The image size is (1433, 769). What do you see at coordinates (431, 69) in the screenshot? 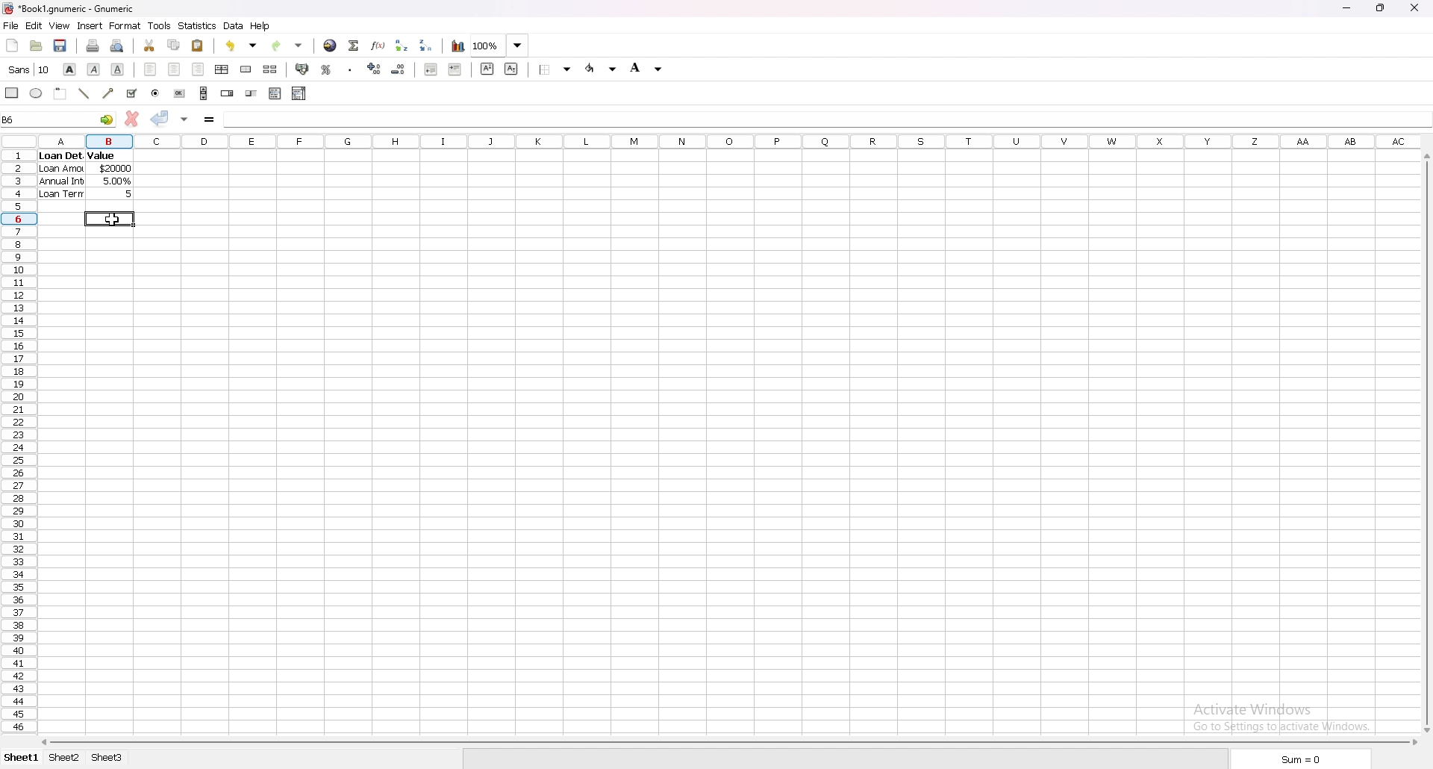
I see `decrease indent` at bounding box center [431, 69].